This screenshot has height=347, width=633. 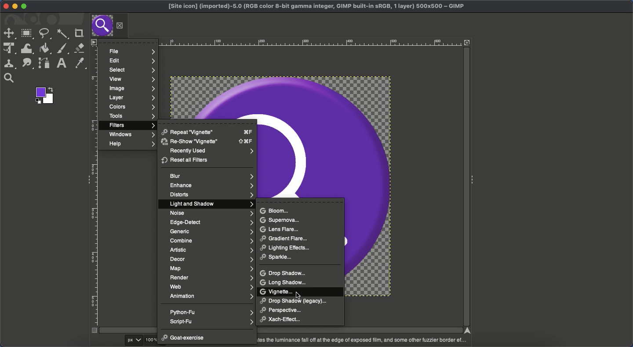 I want to click on Web, so click(x=213, y=287).